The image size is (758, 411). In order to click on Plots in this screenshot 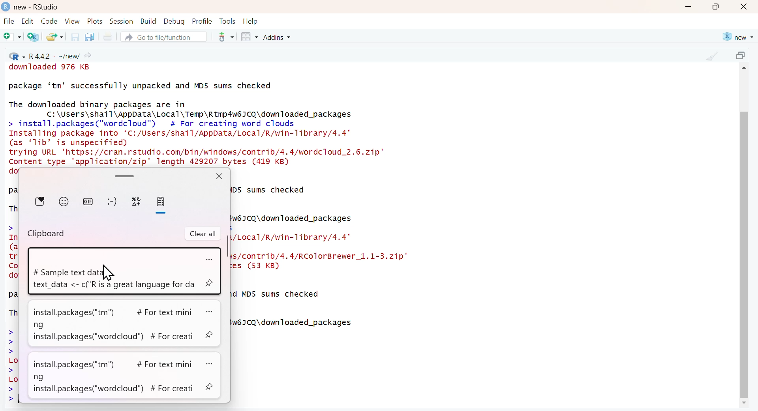, I will do `click(96, 21)`.